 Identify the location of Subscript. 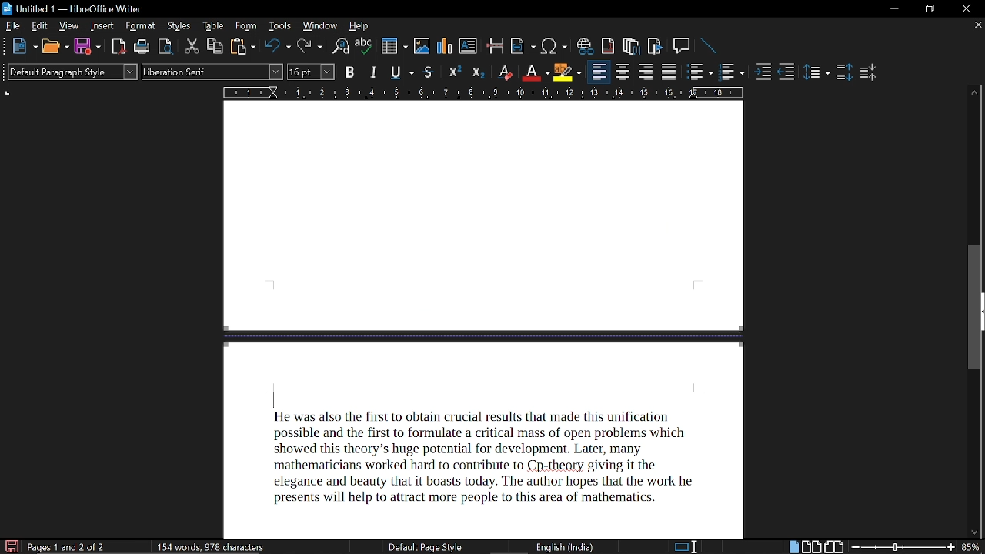
(477, 72).